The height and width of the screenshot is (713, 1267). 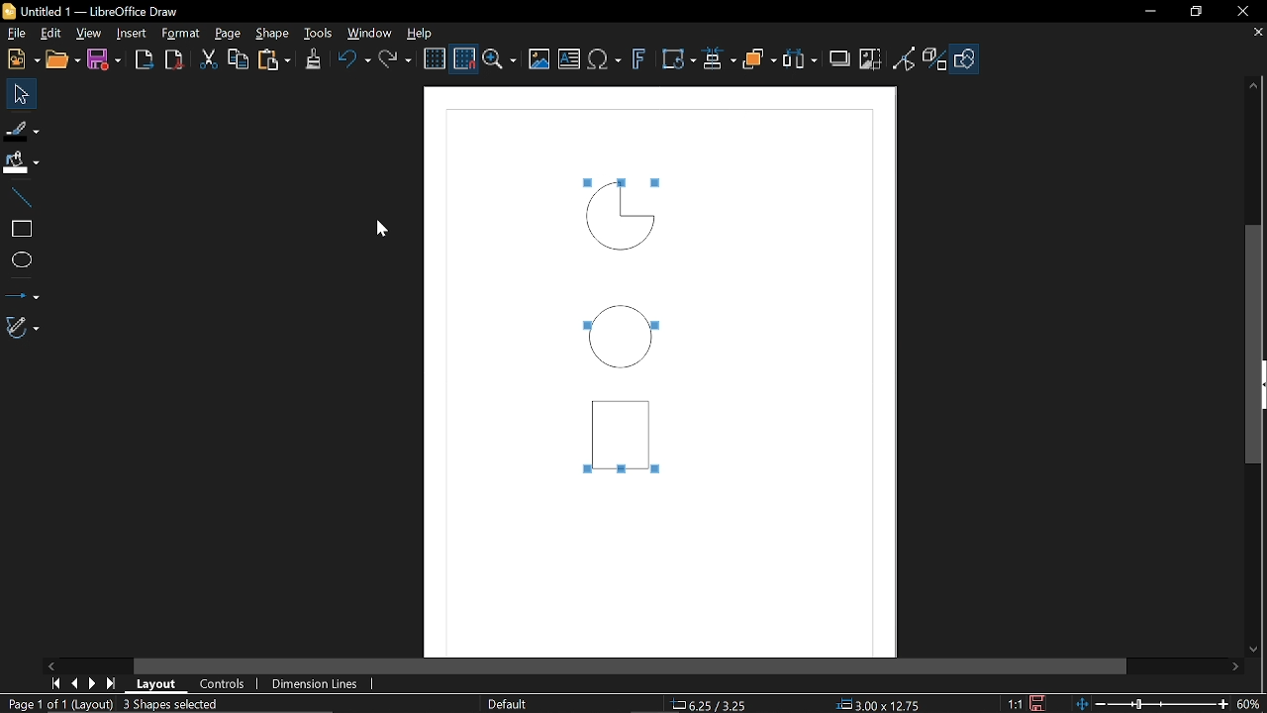 What do you see at coordinates (89, 32) in the screenshot?
I see `View` at bounding box center [89, 32].